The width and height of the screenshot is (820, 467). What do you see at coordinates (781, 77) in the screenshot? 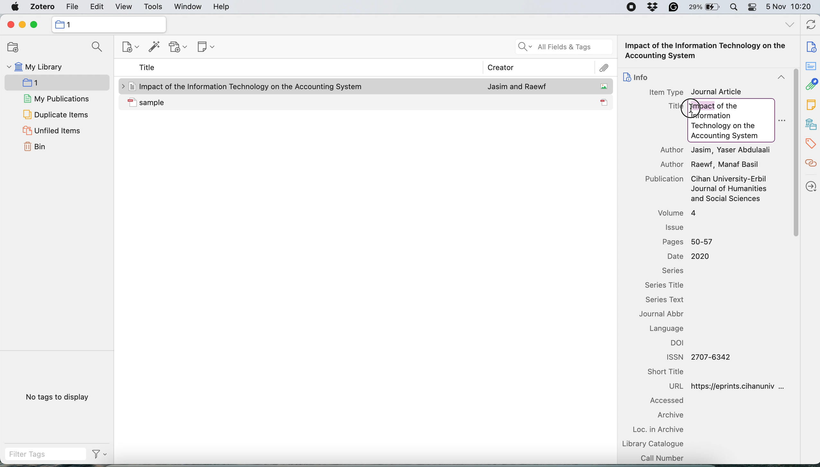
I see `collapse` at bounding box center [781, 77].